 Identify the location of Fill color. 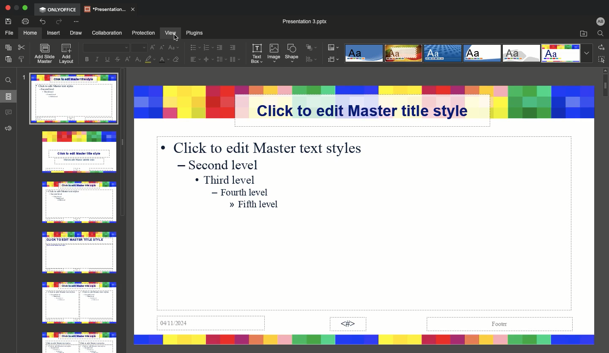
(148, 60).